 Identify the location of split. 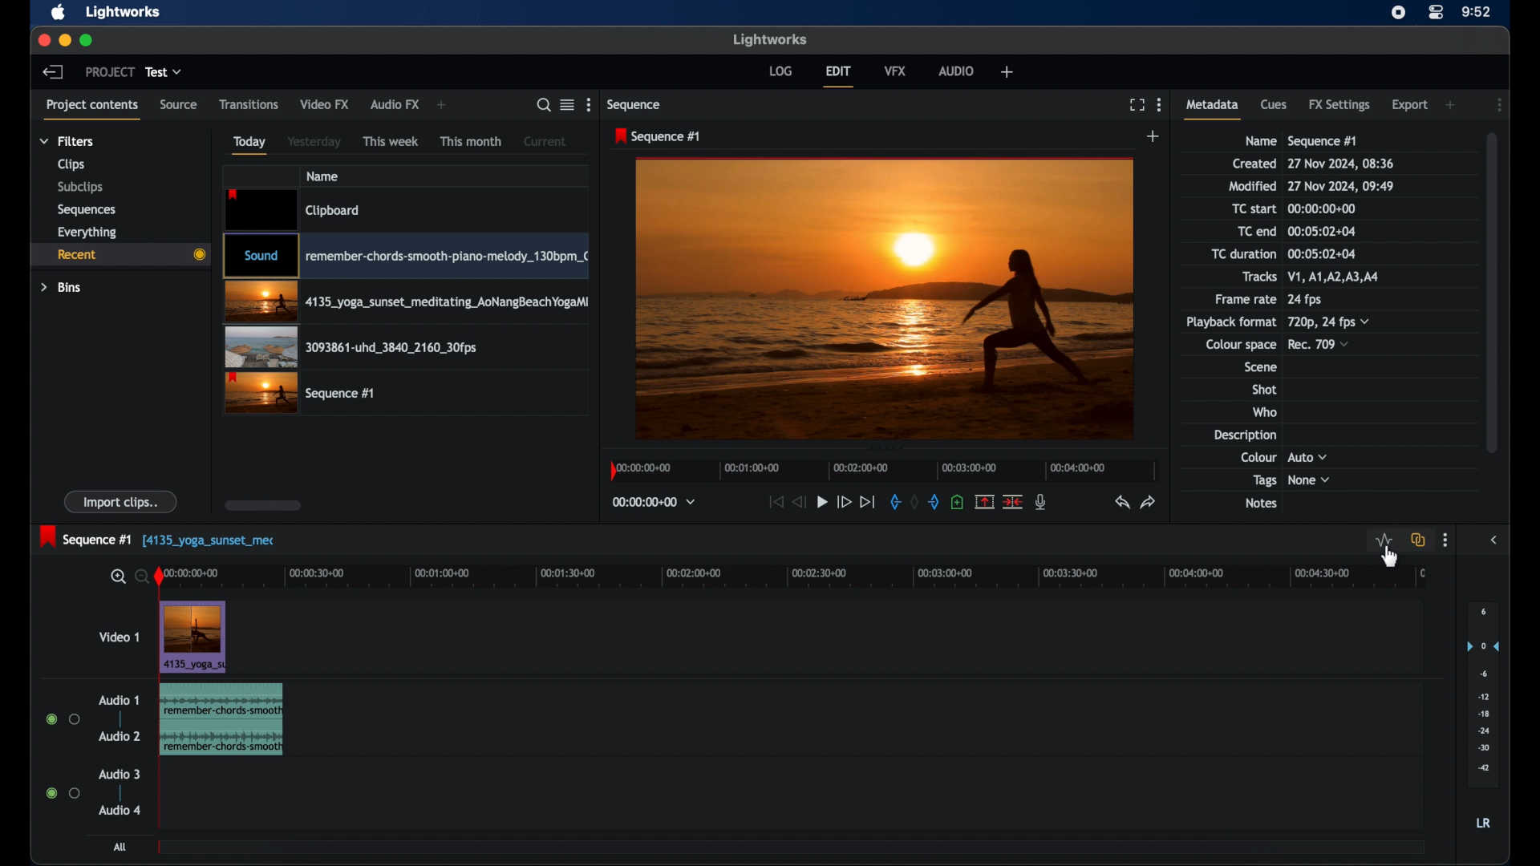
(1012, 500).